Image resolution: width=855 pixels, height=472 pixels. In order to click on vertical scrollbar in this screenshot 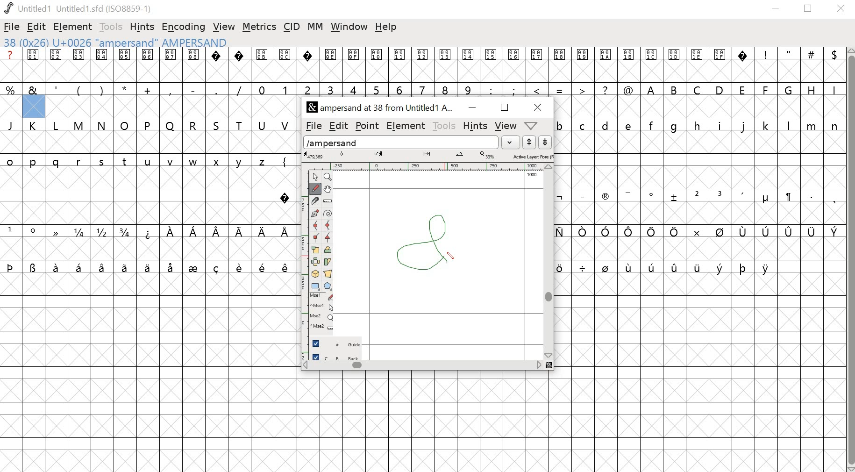, I will do `click(850, 259)`.